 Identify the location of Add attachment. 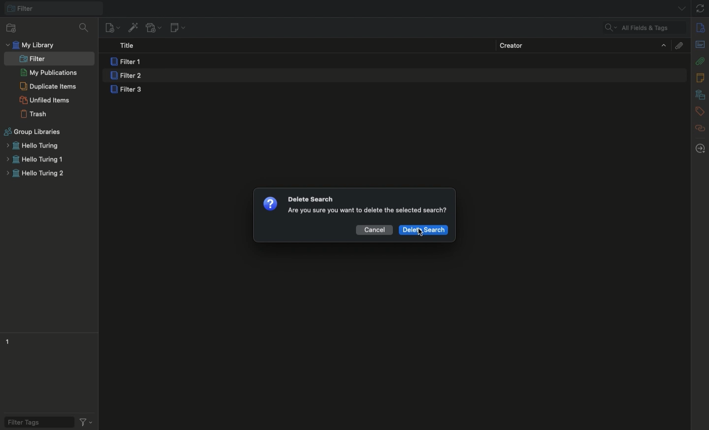
(153, 29).